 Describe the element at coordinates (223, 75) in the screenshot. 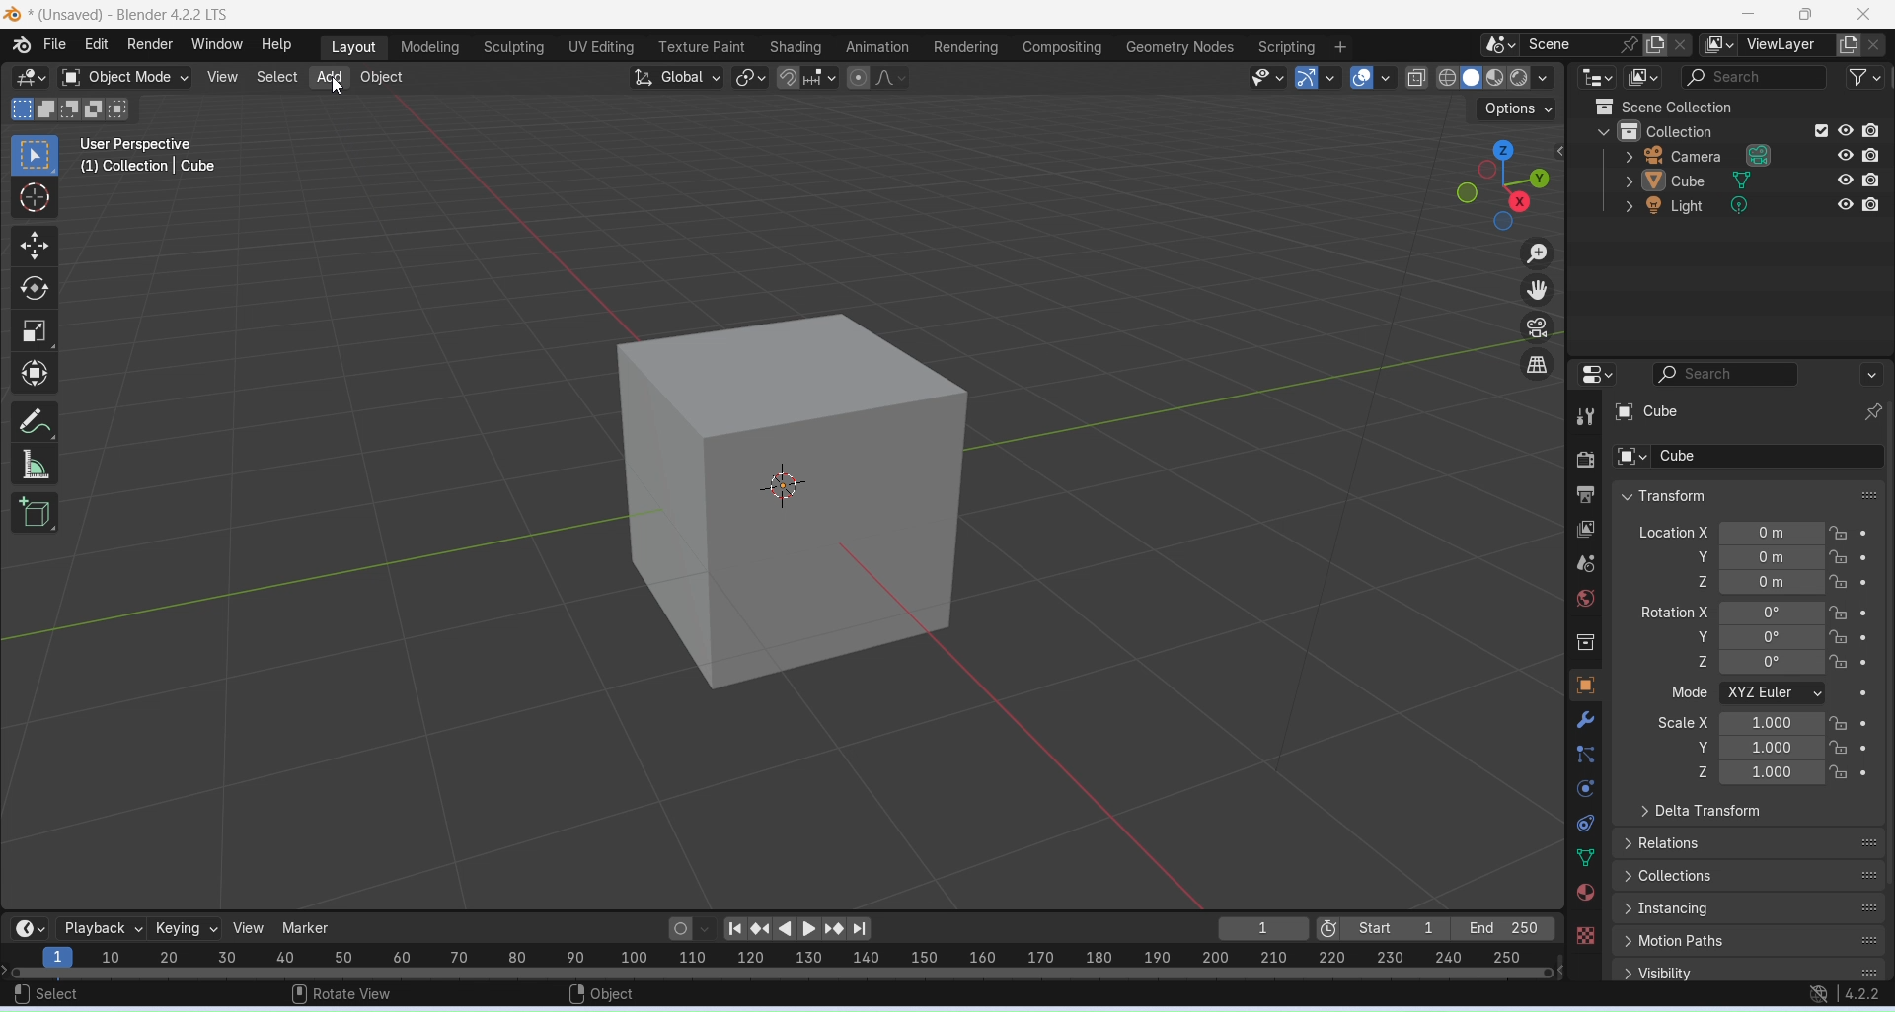

I see `View` at that location.